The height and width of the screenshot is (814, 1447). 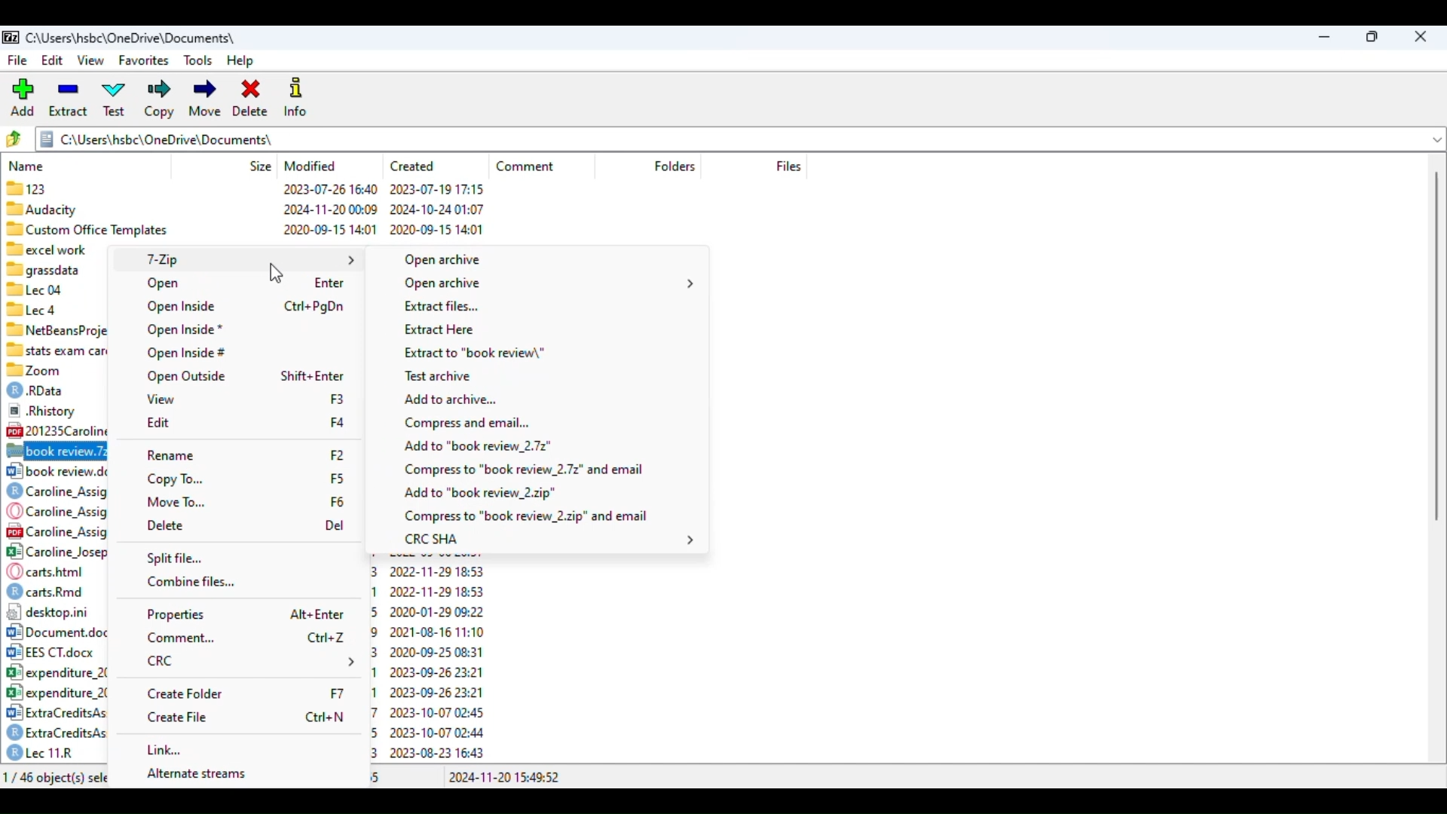 What do you see at coordinates (326, 716) in the screenshot?
I see `shortcut for create file` at bounding box center [326, 716].